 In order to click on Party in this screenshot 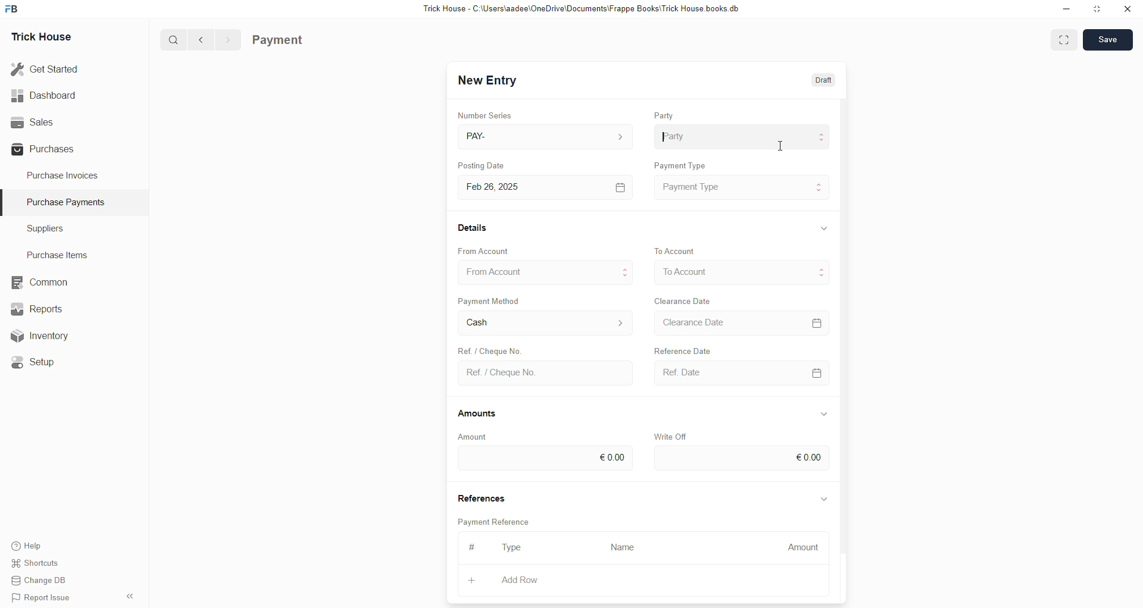, I will do `click(665, 116)`.